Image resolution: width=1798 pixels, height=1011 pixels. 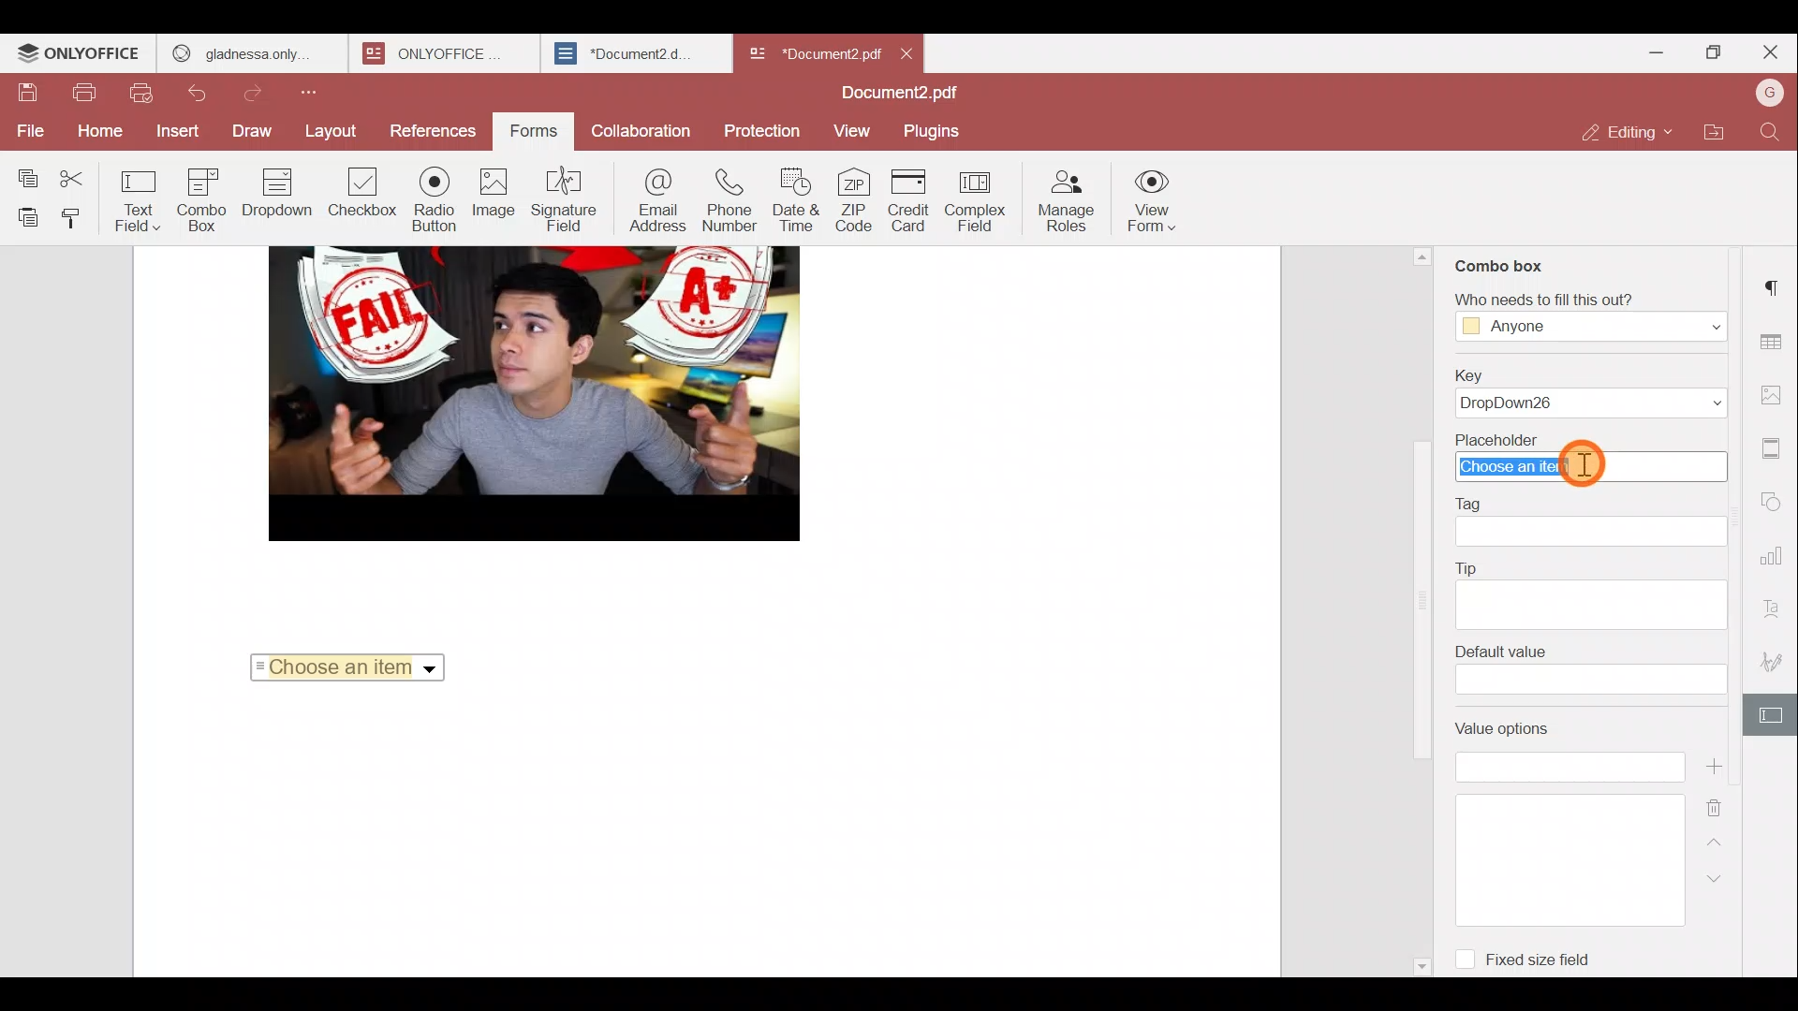 I want to click on Quick print, so click(x=140, y=94).